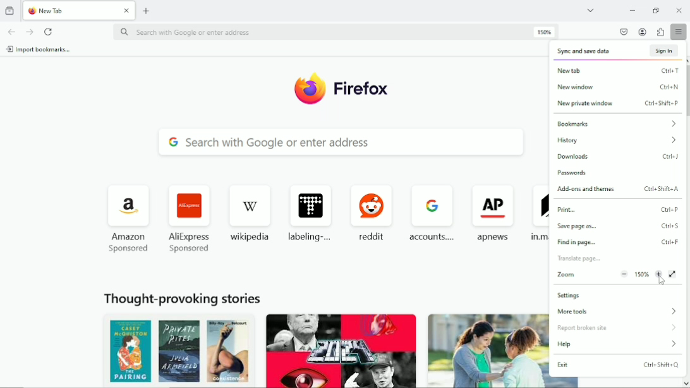 This screenshot has height=388, width=690. What do you see at coordinates (252, 212) in the screenshot?
I see `wikipedia` at bounding box center [252, 212].